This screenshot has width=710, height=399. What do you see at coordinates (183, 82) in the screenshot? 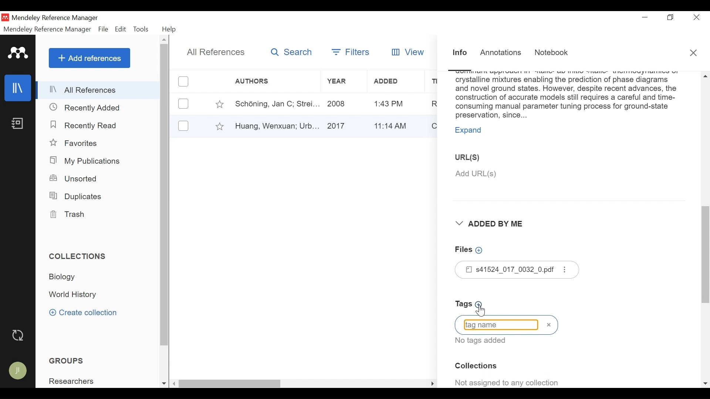
I see `(un)select all` at bounding box center [183, 82].